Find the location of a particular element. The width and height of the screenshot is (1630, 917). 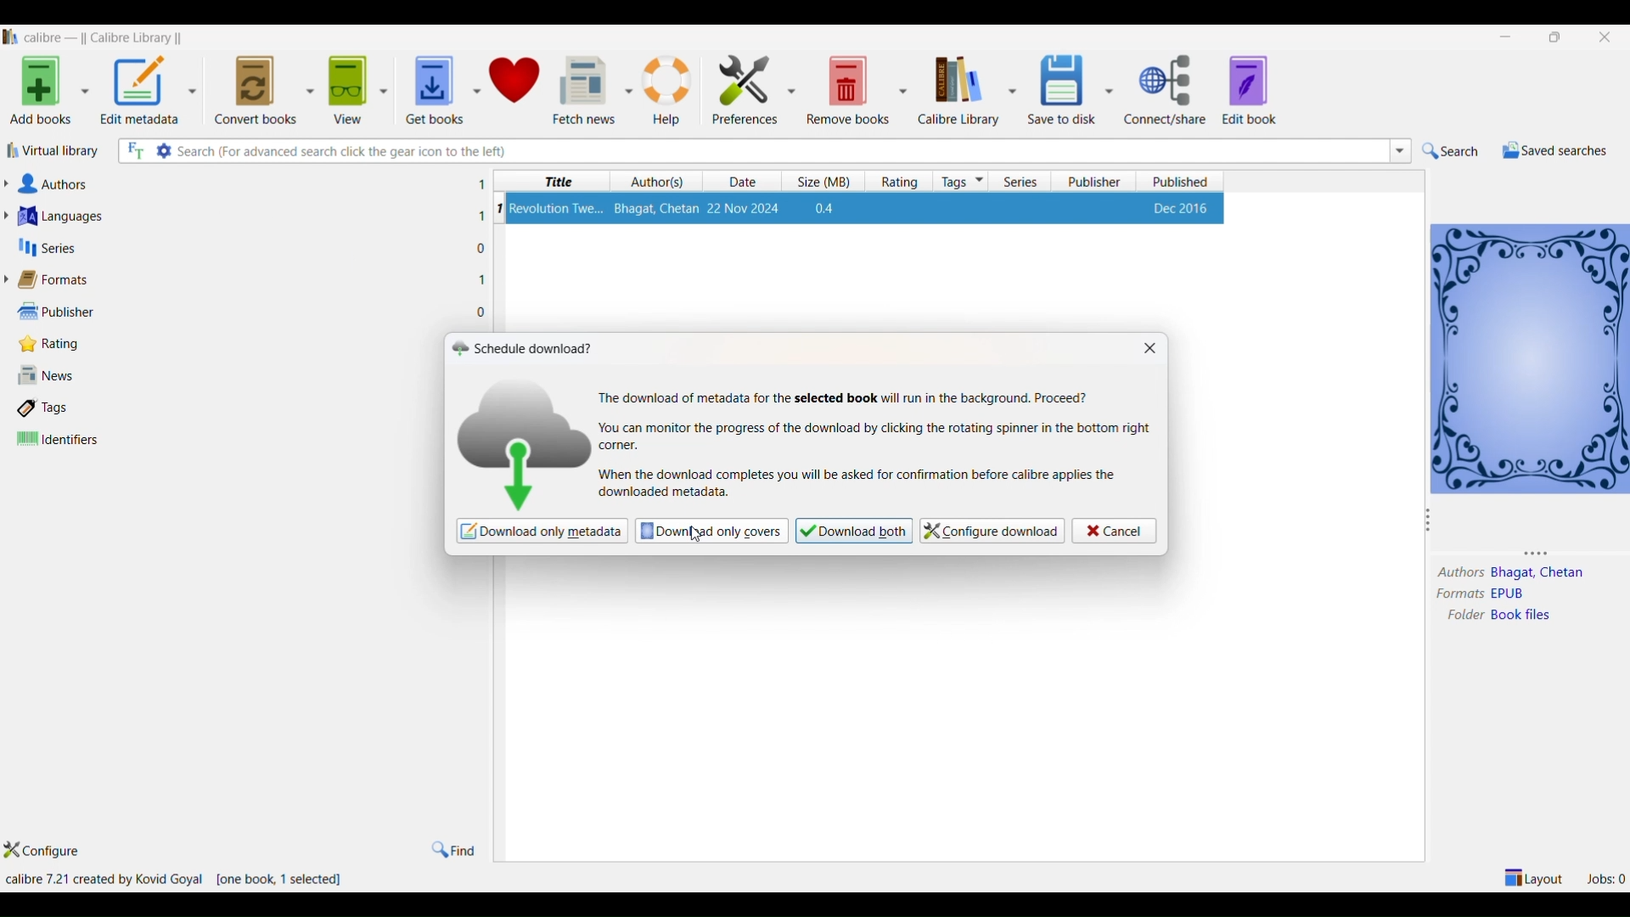

publisher is located at coordinates (1096, 182).